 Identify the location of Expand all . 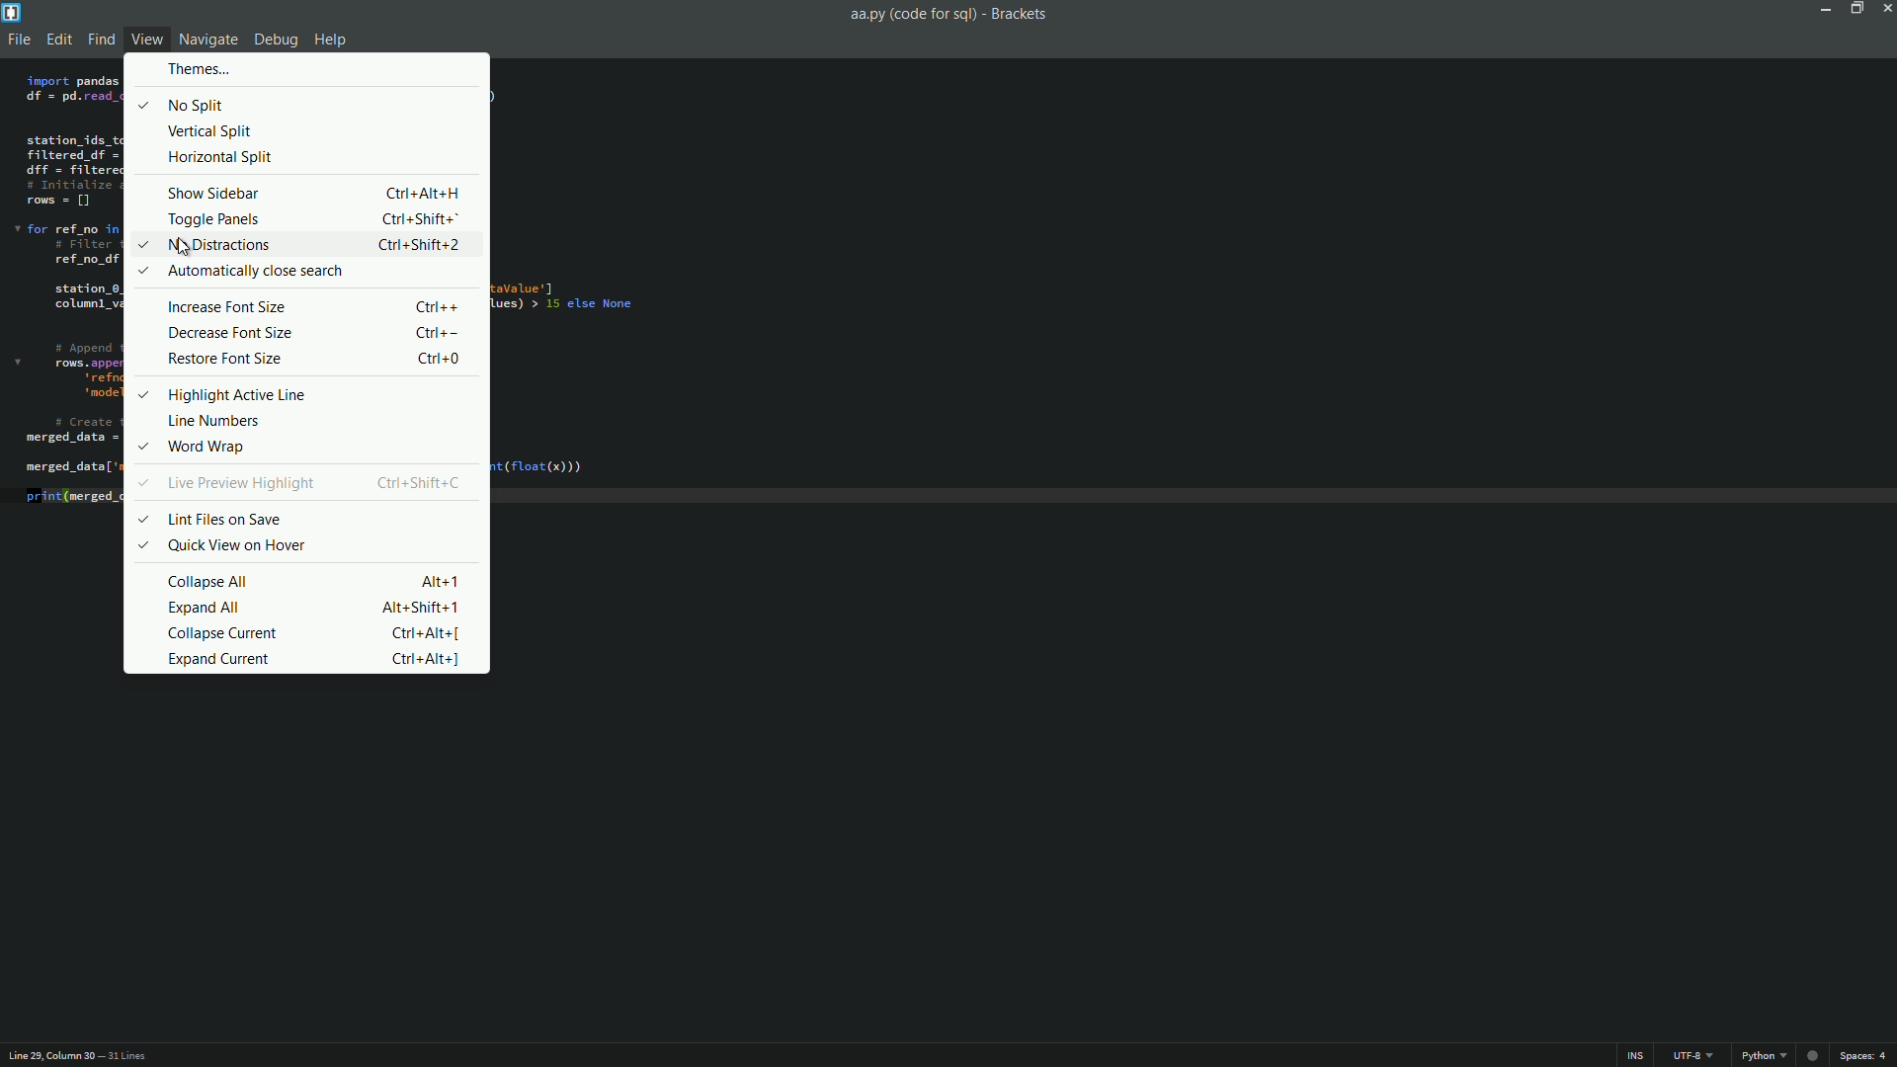
(313, 608).